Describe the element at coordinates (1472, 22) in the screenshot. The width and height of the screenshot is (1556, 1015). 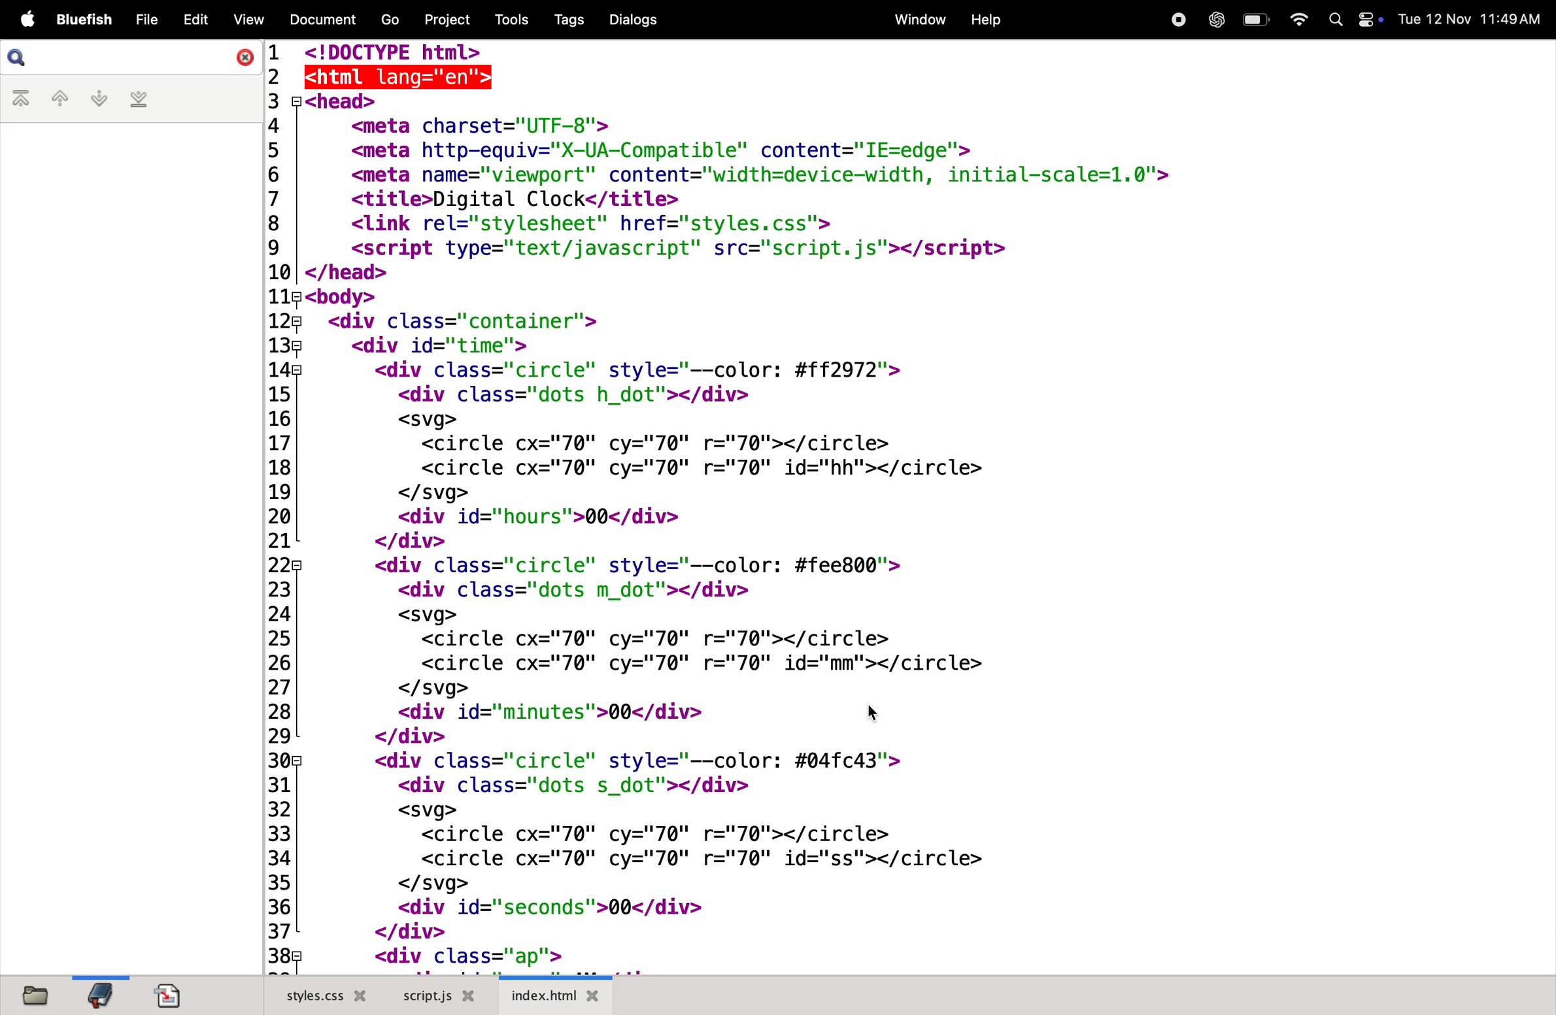
I see `date and time` at that location.